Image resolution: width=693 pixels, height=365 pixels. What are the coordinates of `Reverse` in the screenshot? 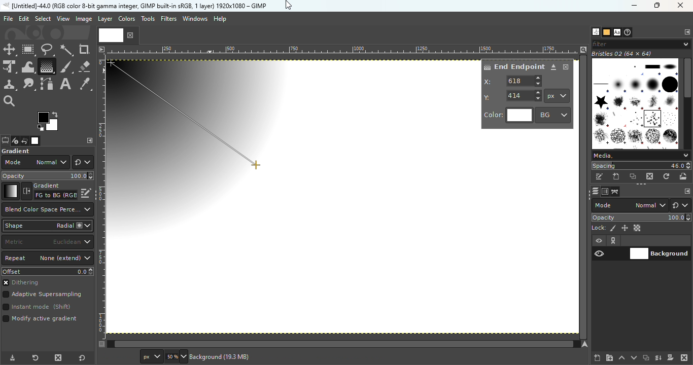 It's located at (49, 191).